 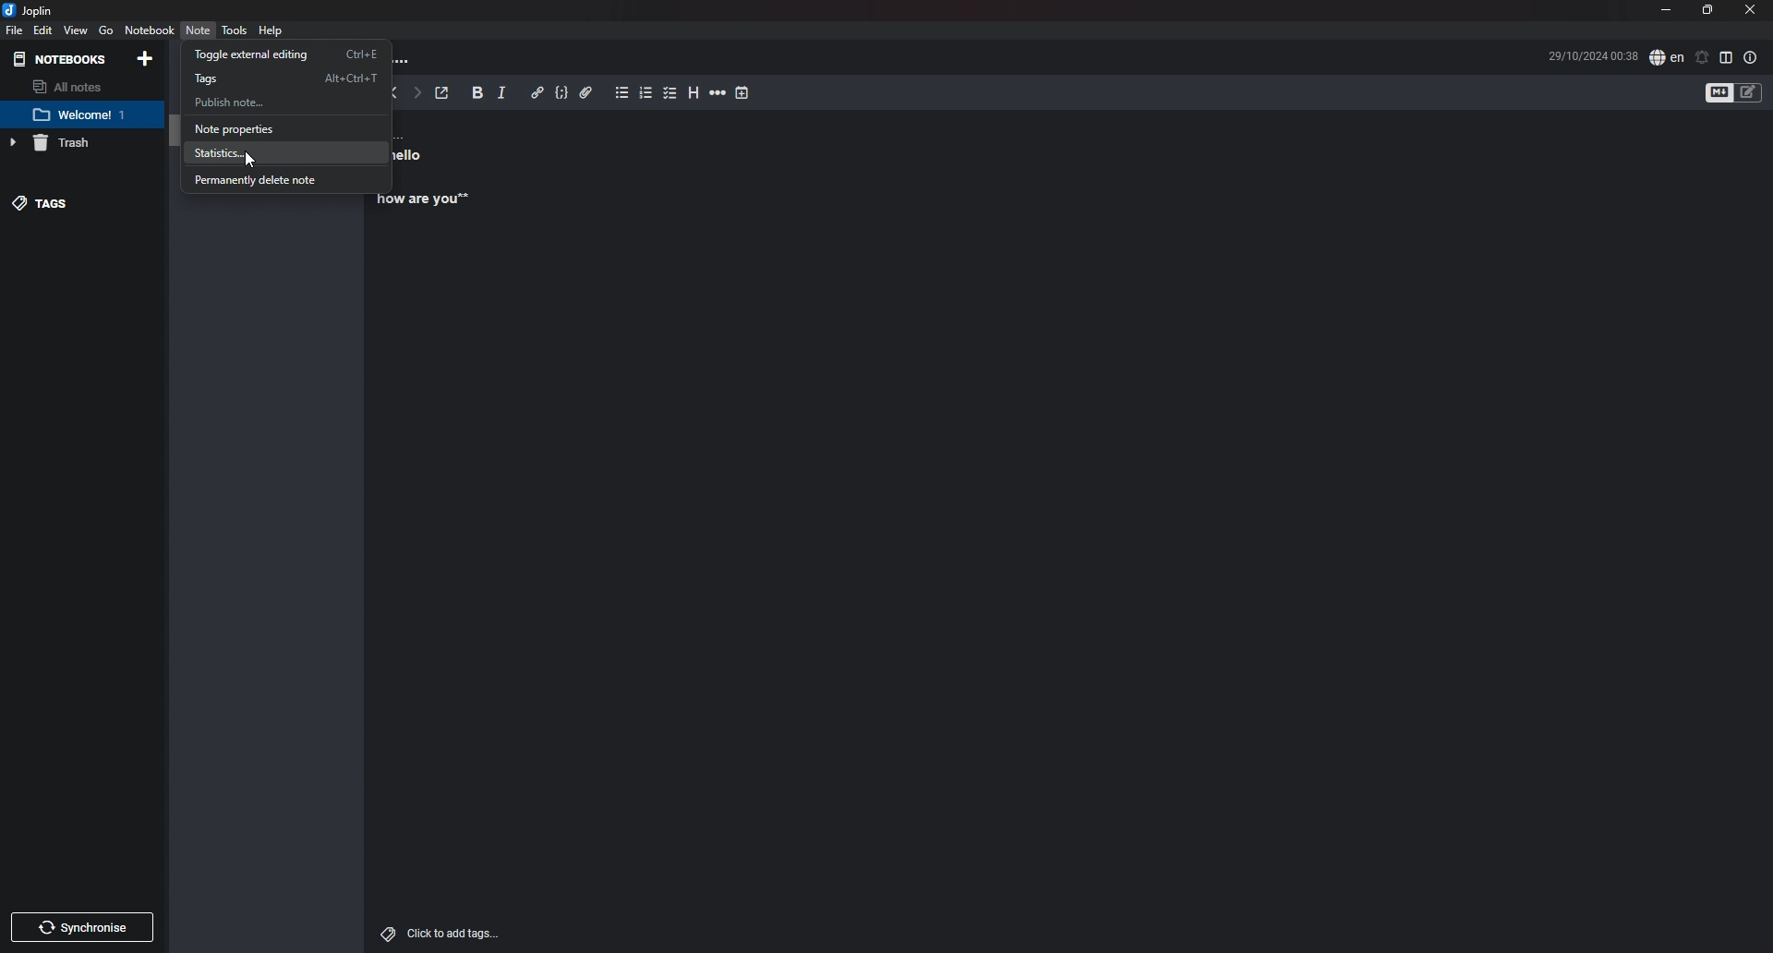 What do you see at coordinates (390, 93) in the screenshot?
I see `back` at bounding box center [390, 93].